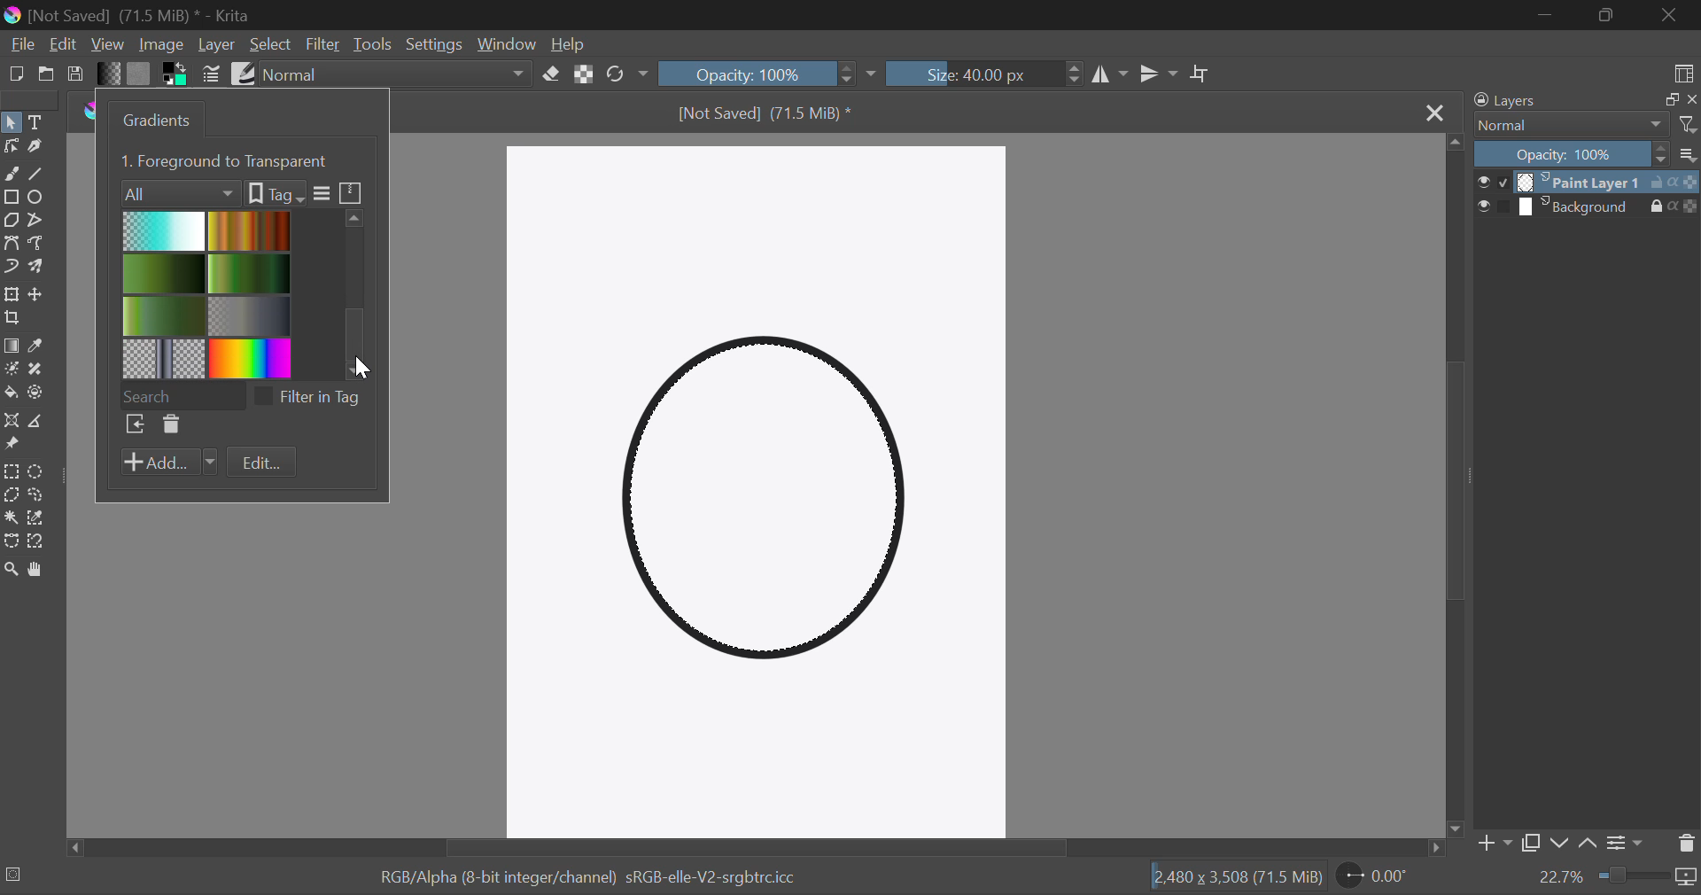 The image size is (1701, 895). I want to click on Settings, so click(1628, 843).